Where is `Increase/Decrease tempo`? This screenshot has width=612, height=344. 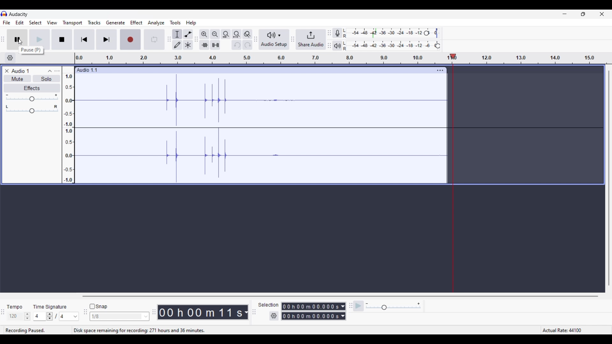 Increase/Decrease tempo is located at coordinates (27, 316).